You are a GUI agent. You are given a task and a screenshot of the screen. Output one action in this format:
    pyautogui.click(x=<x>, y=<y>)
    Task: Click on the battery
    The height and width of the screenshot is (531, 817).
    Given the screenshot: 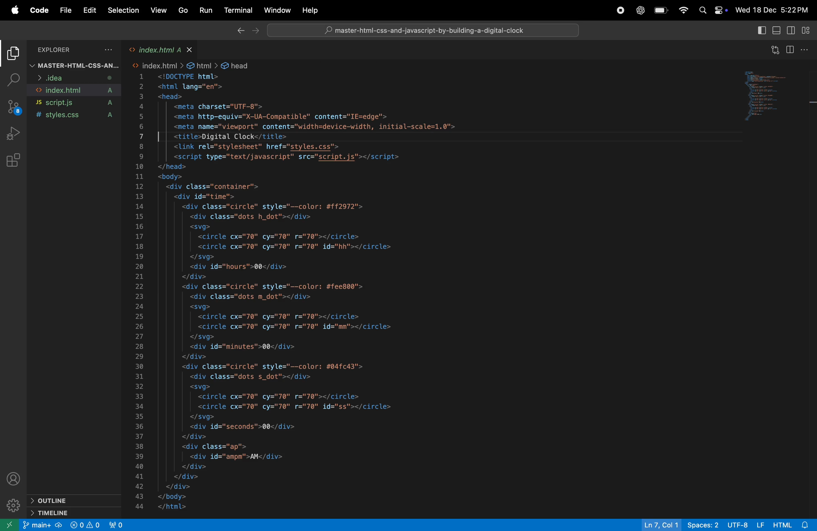 What is the action you would take?
    pyautogui.click(x=660, y=11)
    